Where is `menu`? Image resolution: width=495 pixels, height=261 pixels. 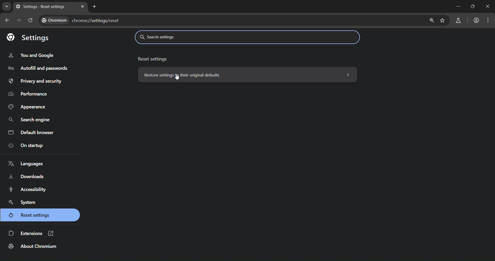
menu is located at coordinates (489, 20).